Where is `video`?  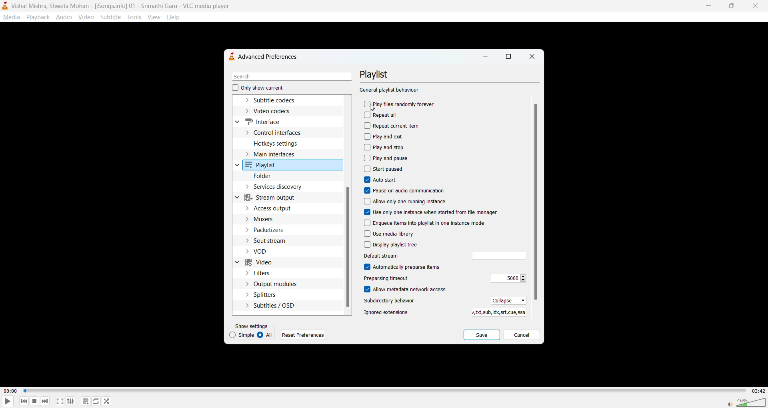
video is located at coordinates (262, 263).